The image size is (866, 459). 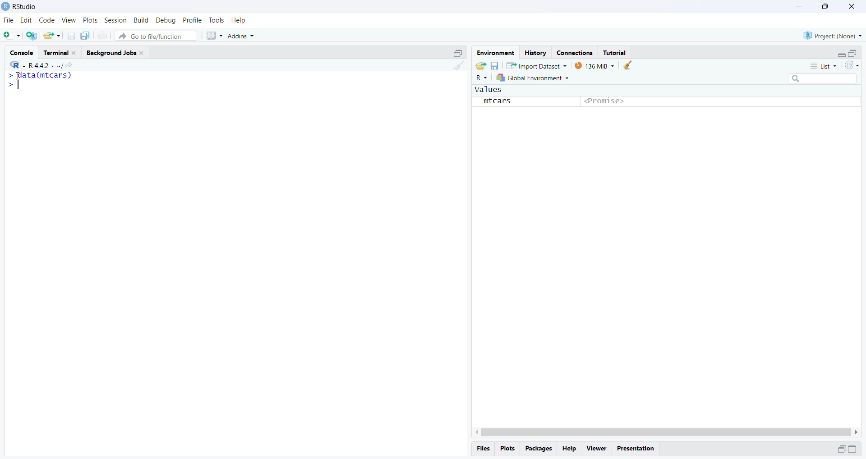 I want to click on Refresh the list of objects in the environment, so click(x=852, y=66).